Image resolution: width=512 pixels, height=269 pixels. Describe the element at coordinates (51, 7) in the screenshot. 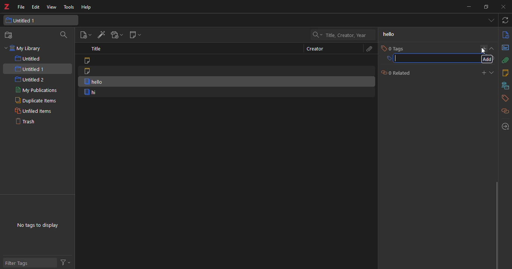

I see `view` at that location.